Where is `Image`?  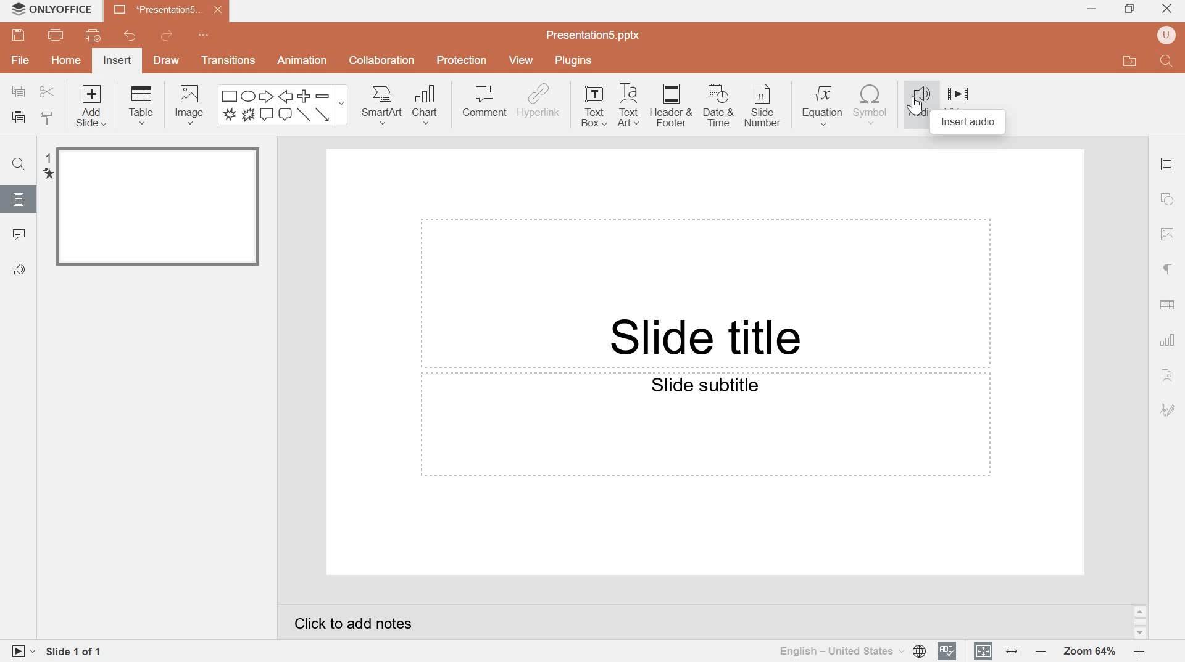 Image is located at coordinates (1168, 234).